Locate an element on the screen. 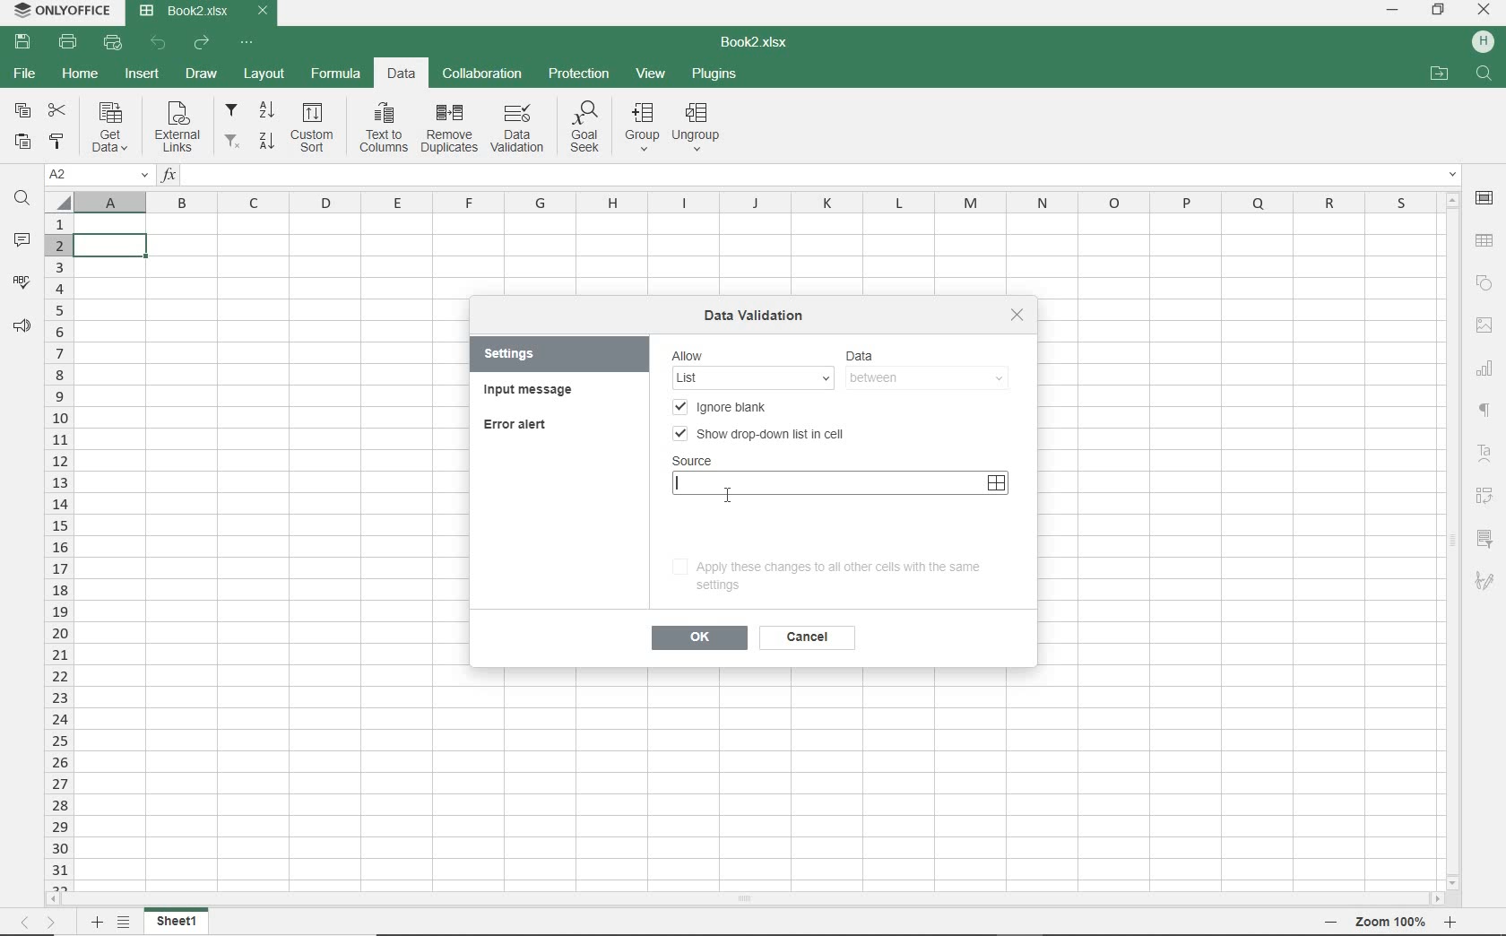 The height and width of the screenshot is (936, 1506). ANY VALUE is located at coordinates (754, 377).